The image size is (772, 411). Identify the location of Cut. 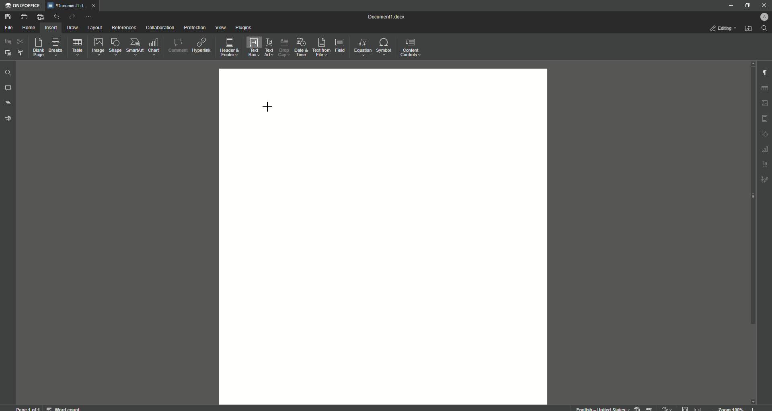
(21, 41).